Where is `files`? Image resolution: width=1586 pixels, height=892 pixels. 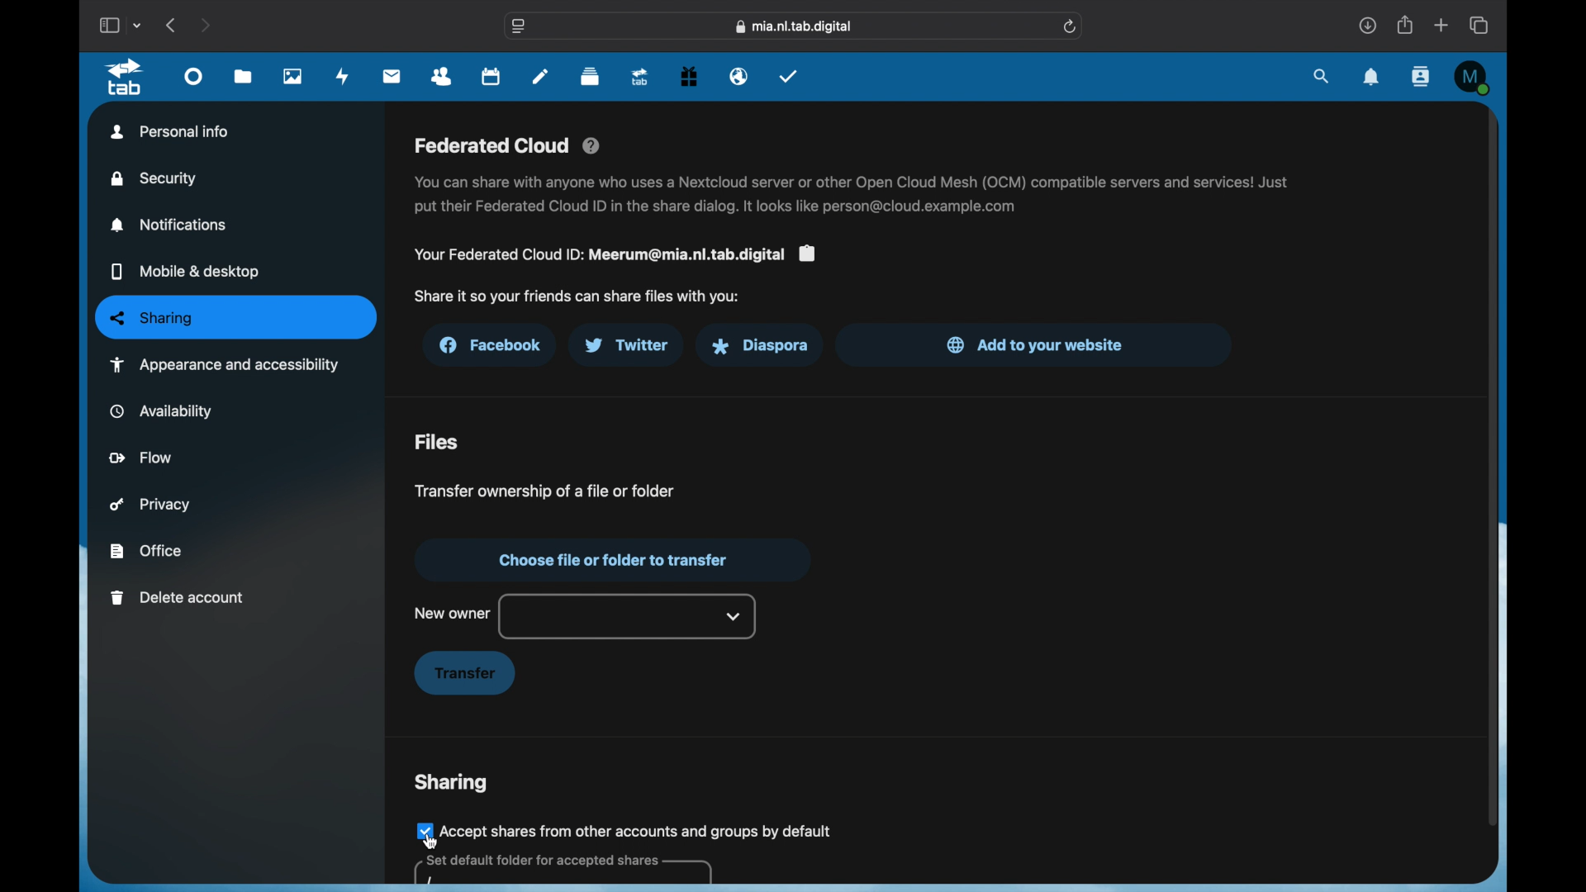
files is located at coordinates (243, 78).